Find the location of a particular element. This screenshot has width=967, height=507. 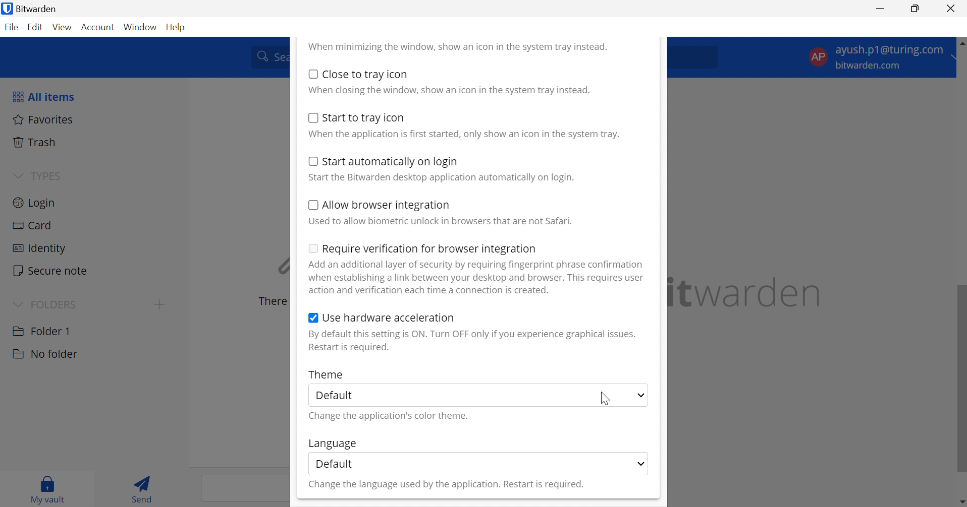

Search vault is located at coordinates (267, 56).